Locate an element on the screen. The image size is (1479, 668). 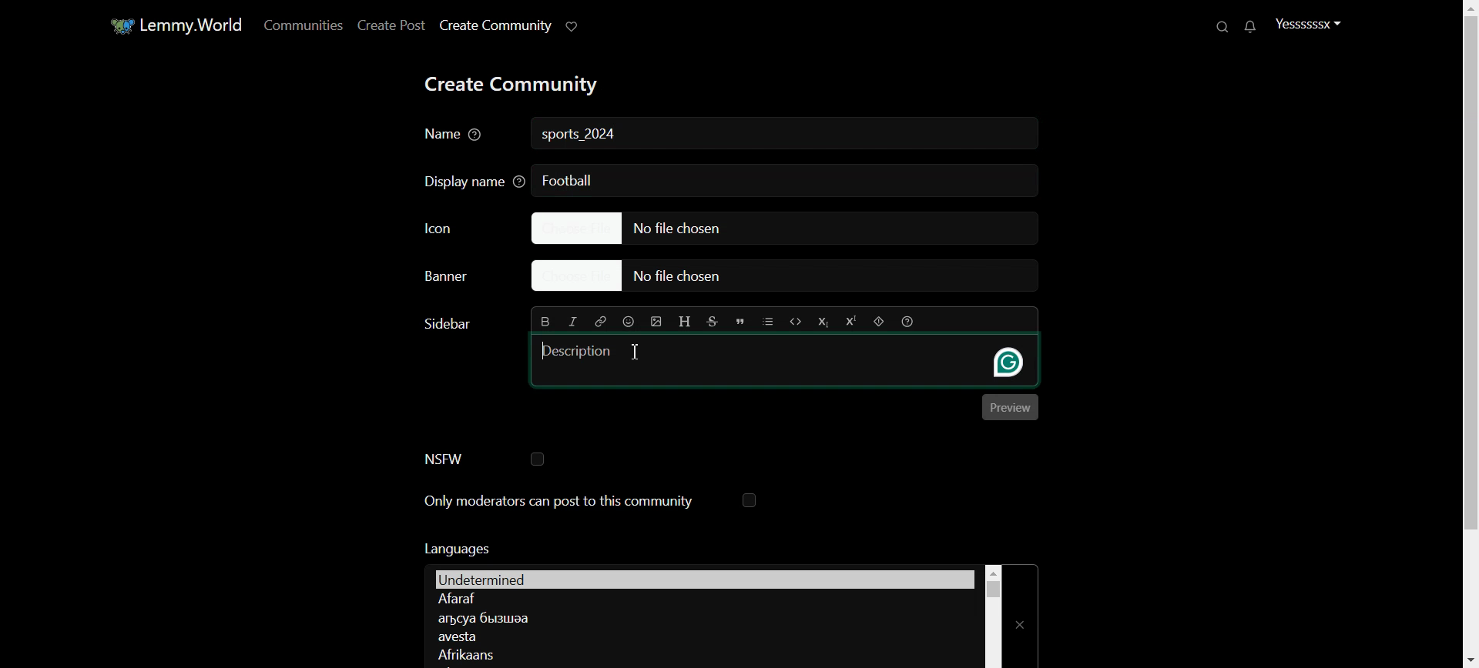
Icon  is located at coordinates (462, 227).